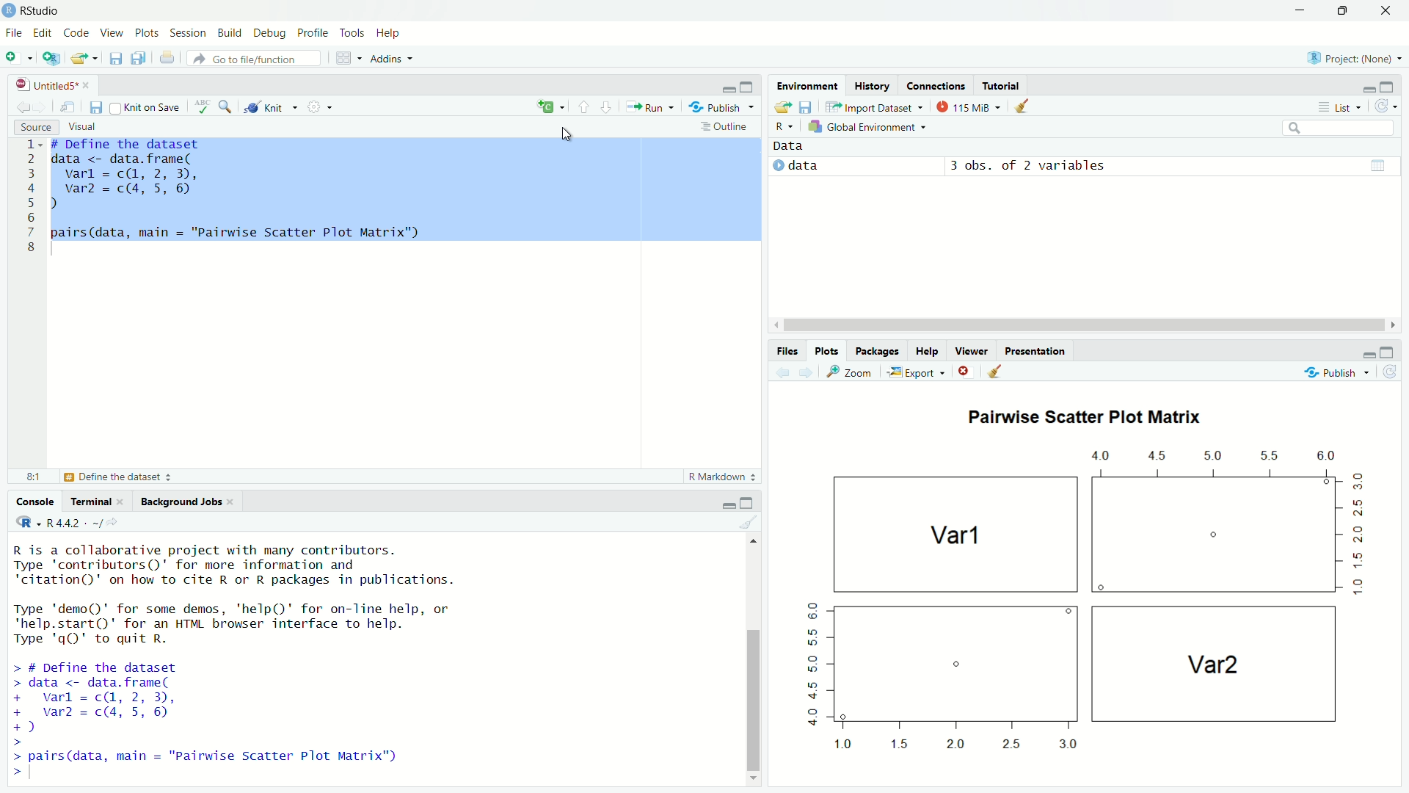  I want to click on Minimize, so click(728, 88).